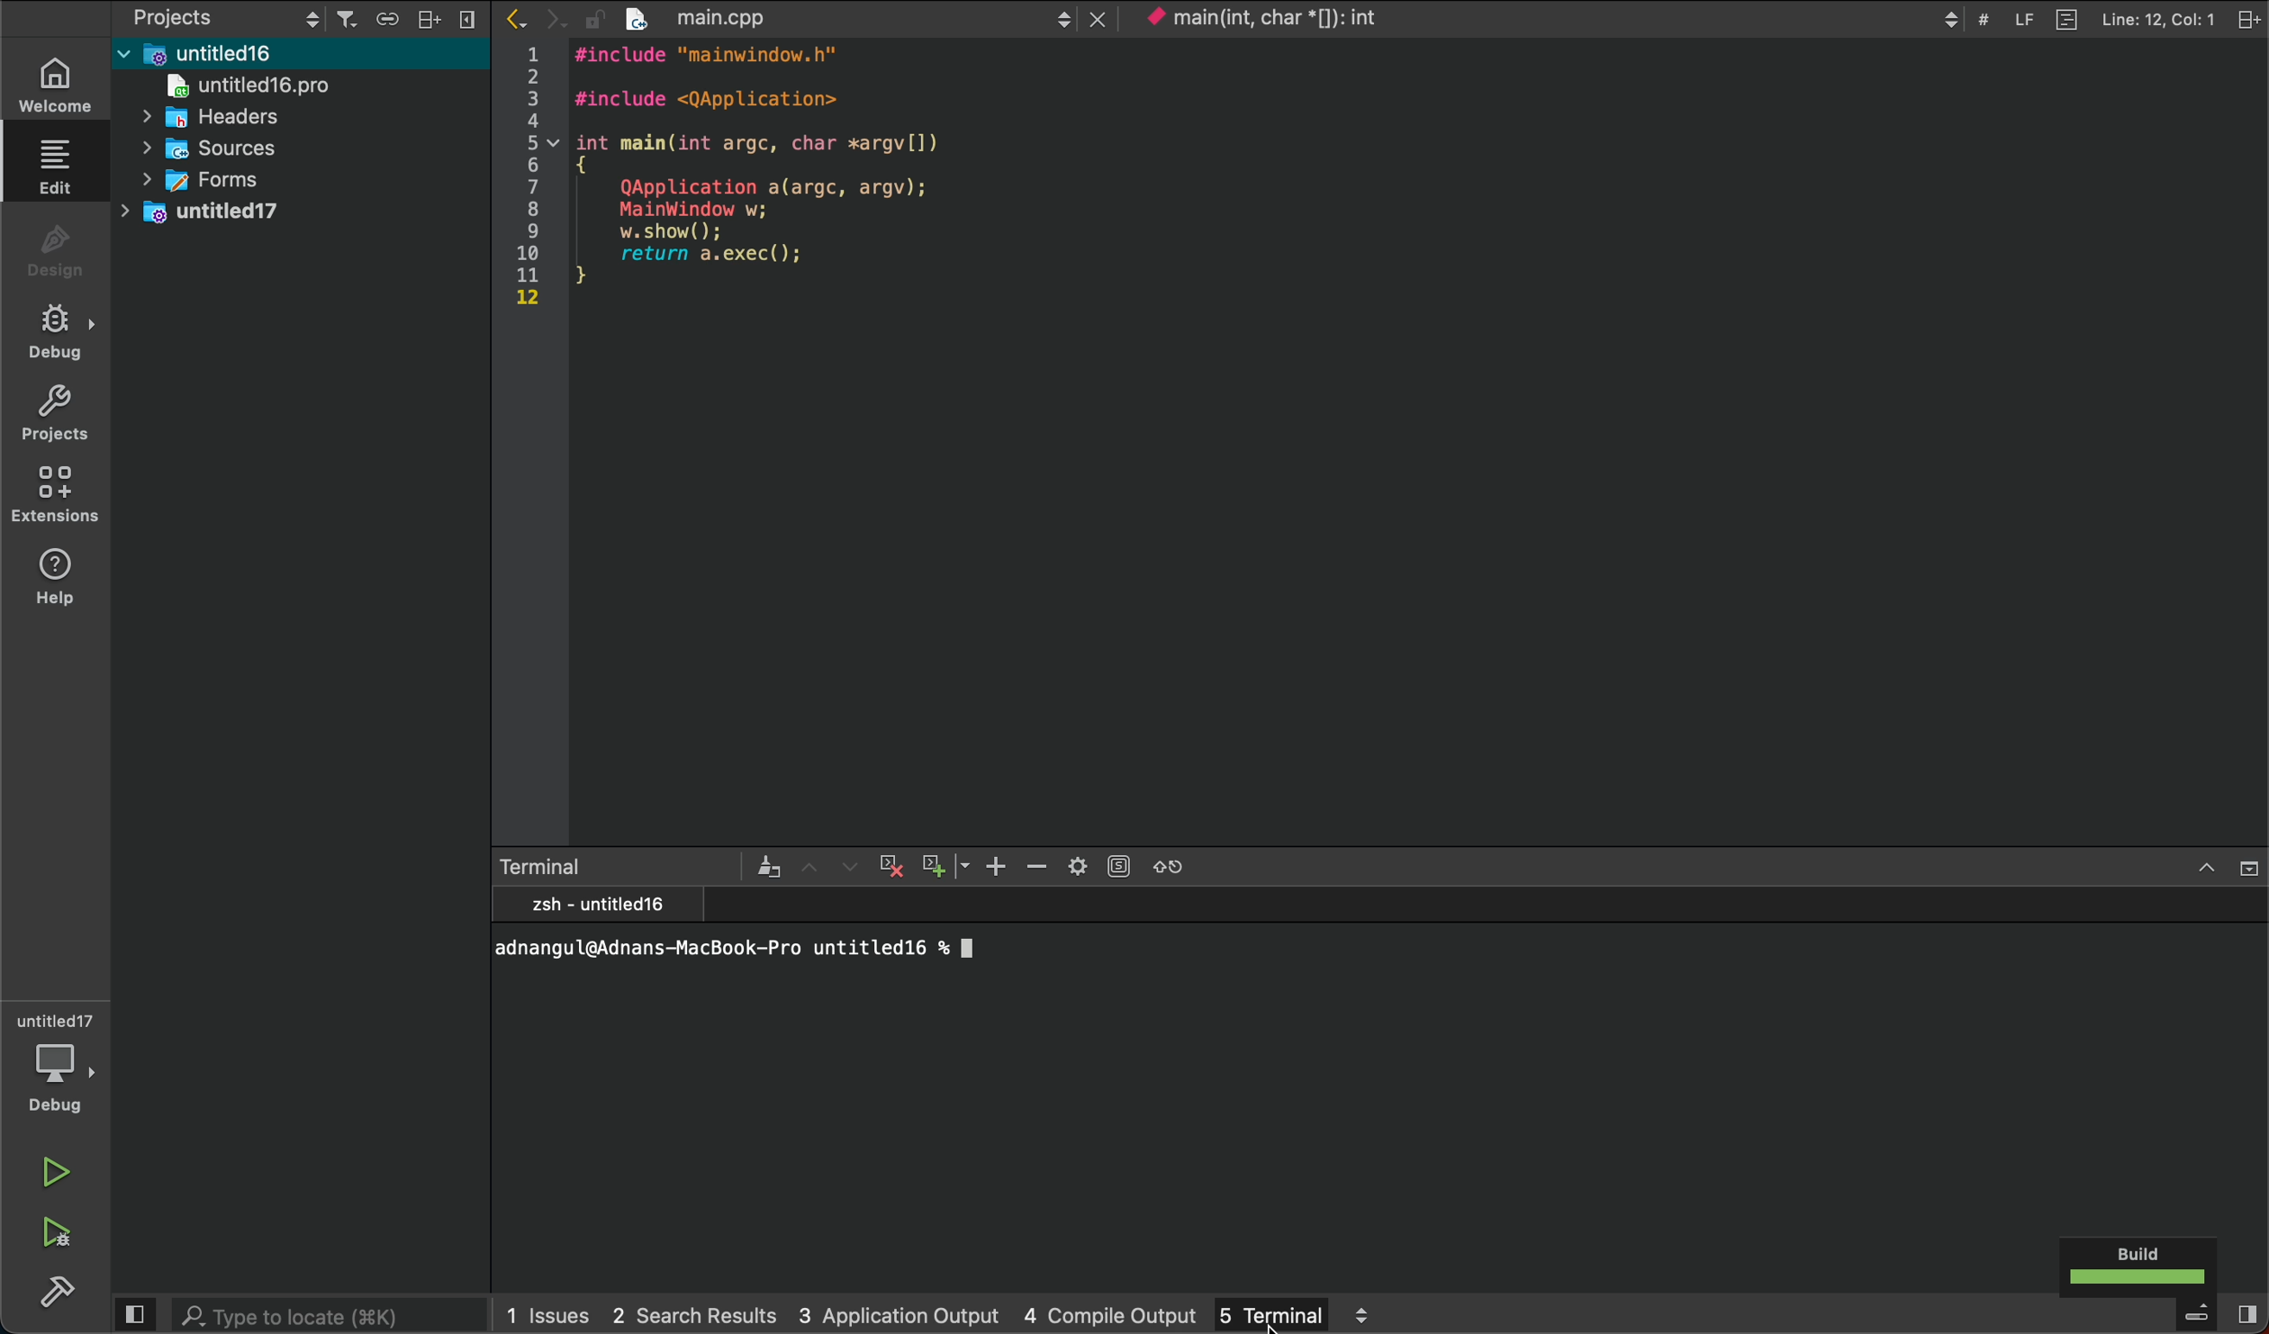 The width and height of the screenshot is (2269, 1334). What do you see at coordinates (549, 1313) in the screenshot?
I see `Issues` at bounding box center [549, 1313].